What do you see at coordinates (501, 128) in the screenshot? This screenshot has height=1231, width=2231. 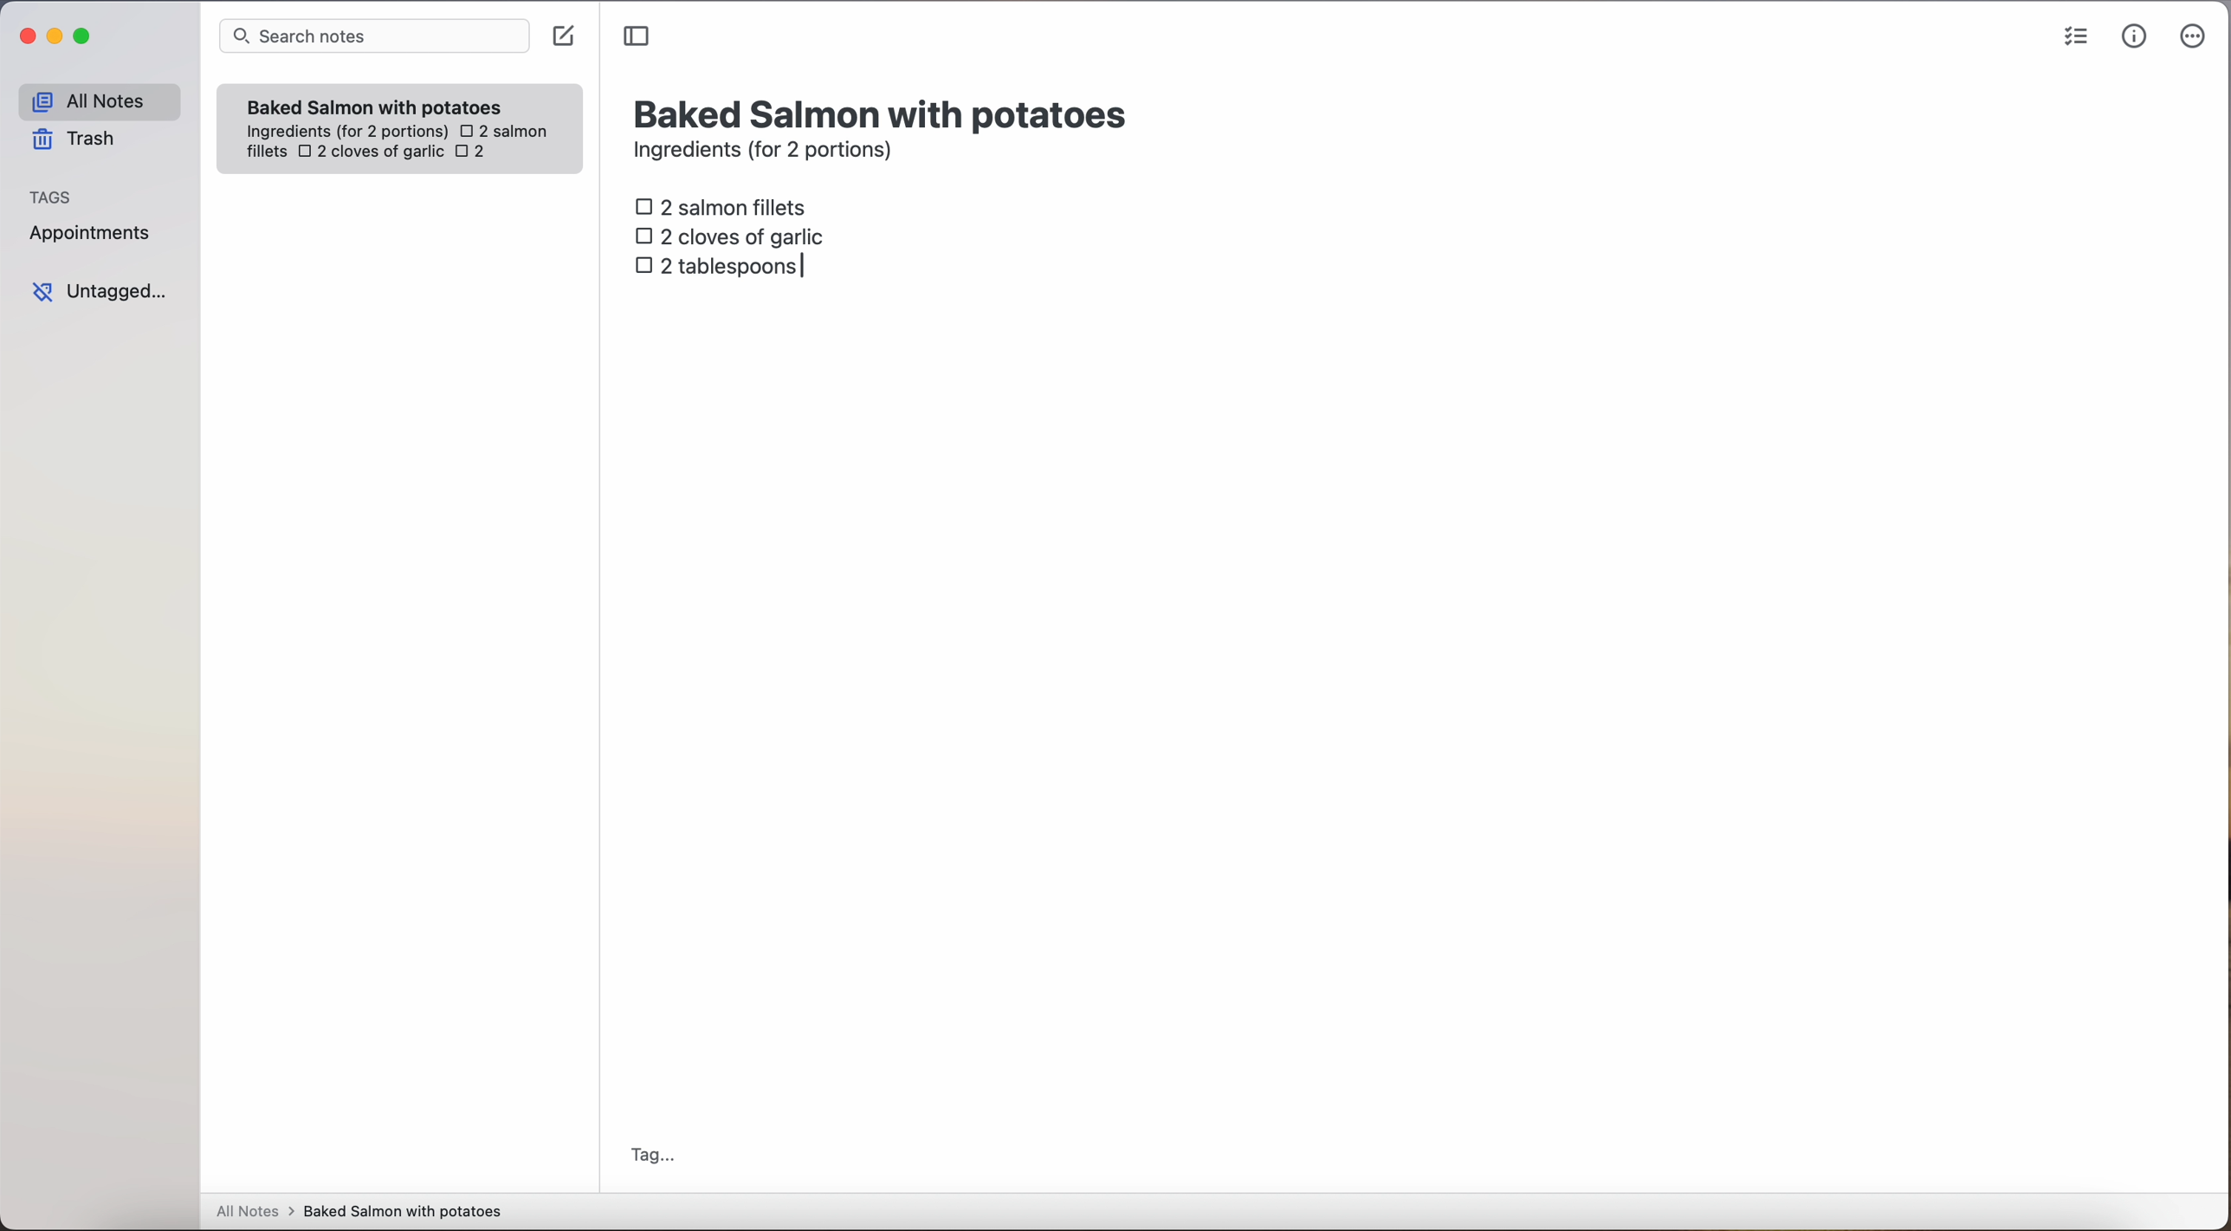 I see `2 salmon` at bounding box center [501, 128].